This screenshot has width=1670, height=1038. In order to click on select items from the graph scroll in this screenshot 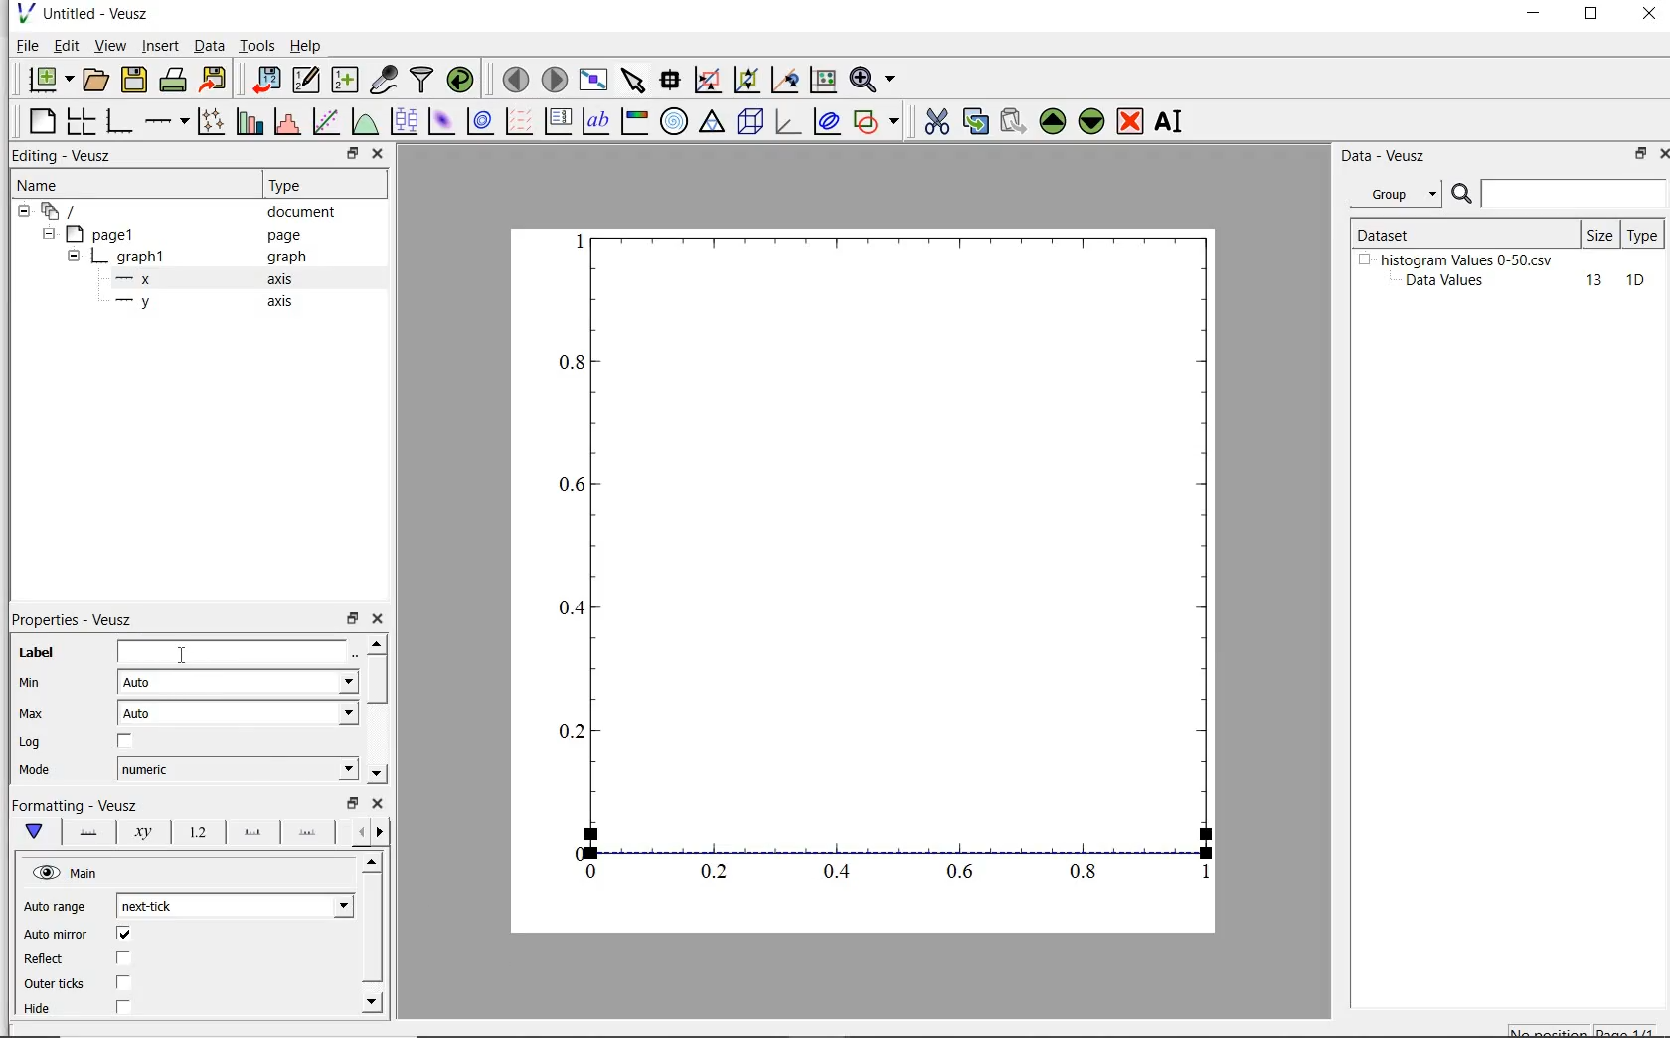, I will do `click(634, 78)`.